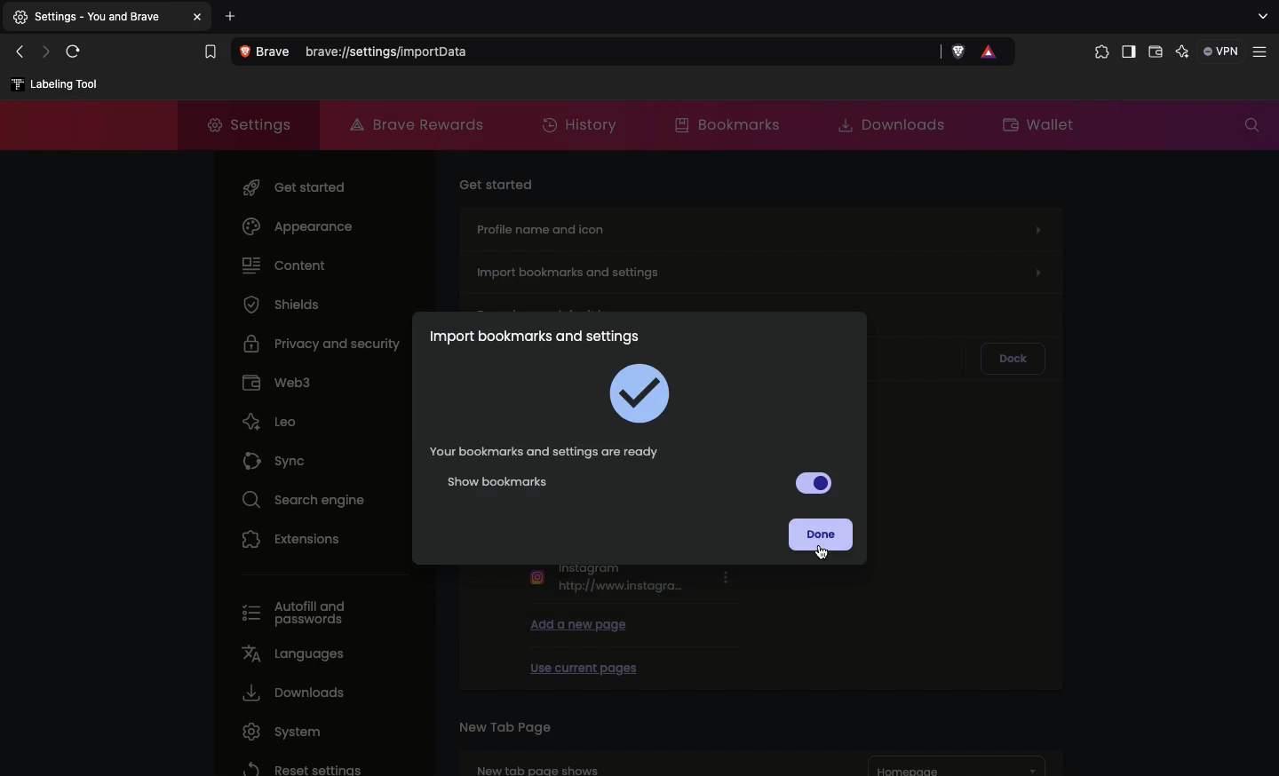  What do you see at coordinates (1263, 52) in the screenshot?
I see `Customize and control brave` at bounding box center [1263, 52].